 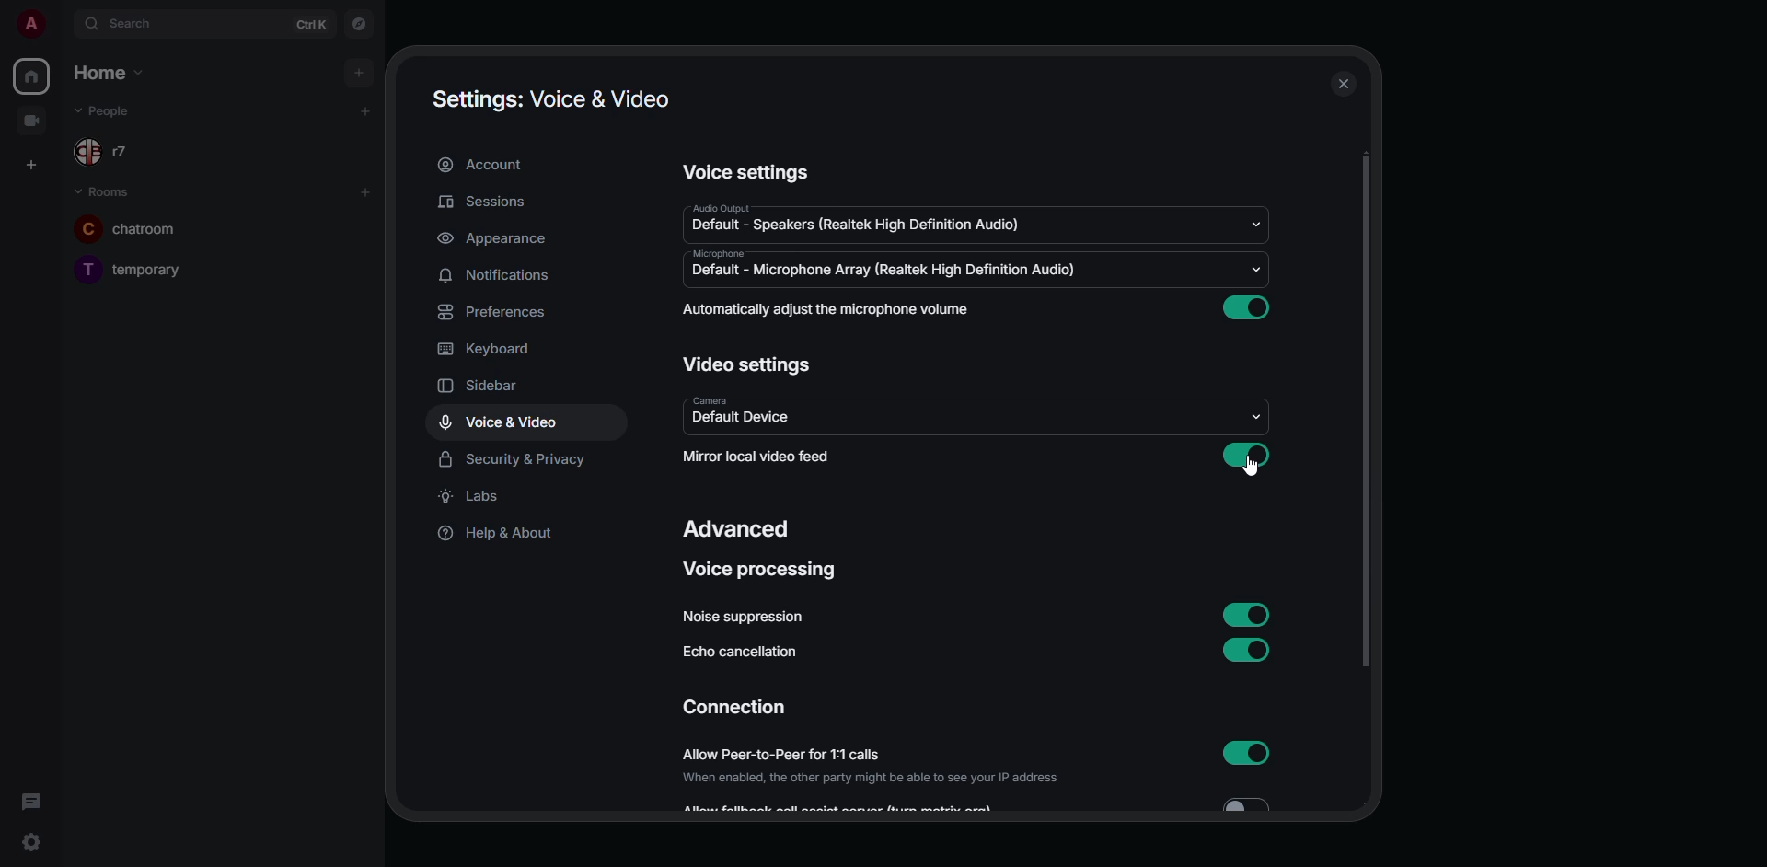 What do you see at coordinates (743, 652) in the screenshot?
I see `echo cancellation` at bounding box center [743, 652].